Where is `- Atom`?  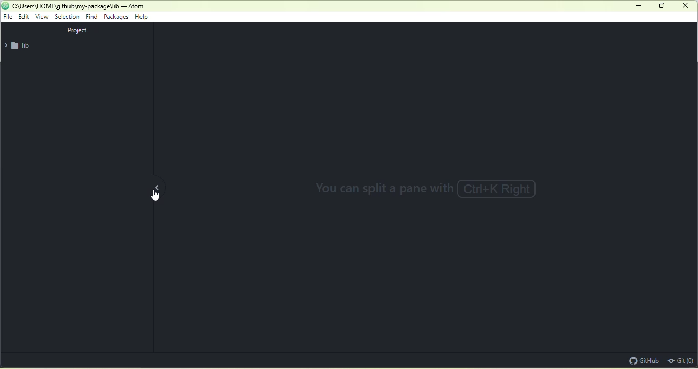
- Atom is located at coordinates (134, 6).